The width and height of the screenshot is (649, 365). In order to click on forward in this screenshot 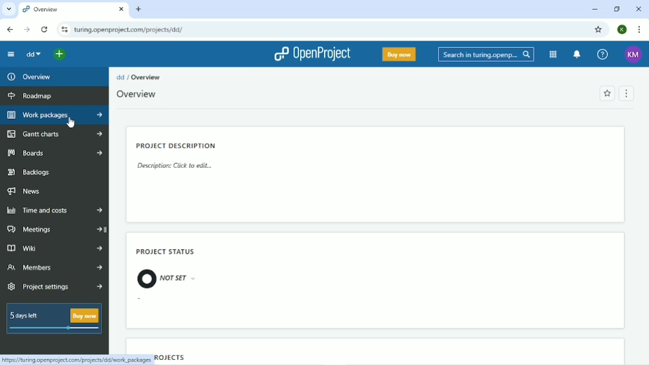, I will do `click(25, 30)`.